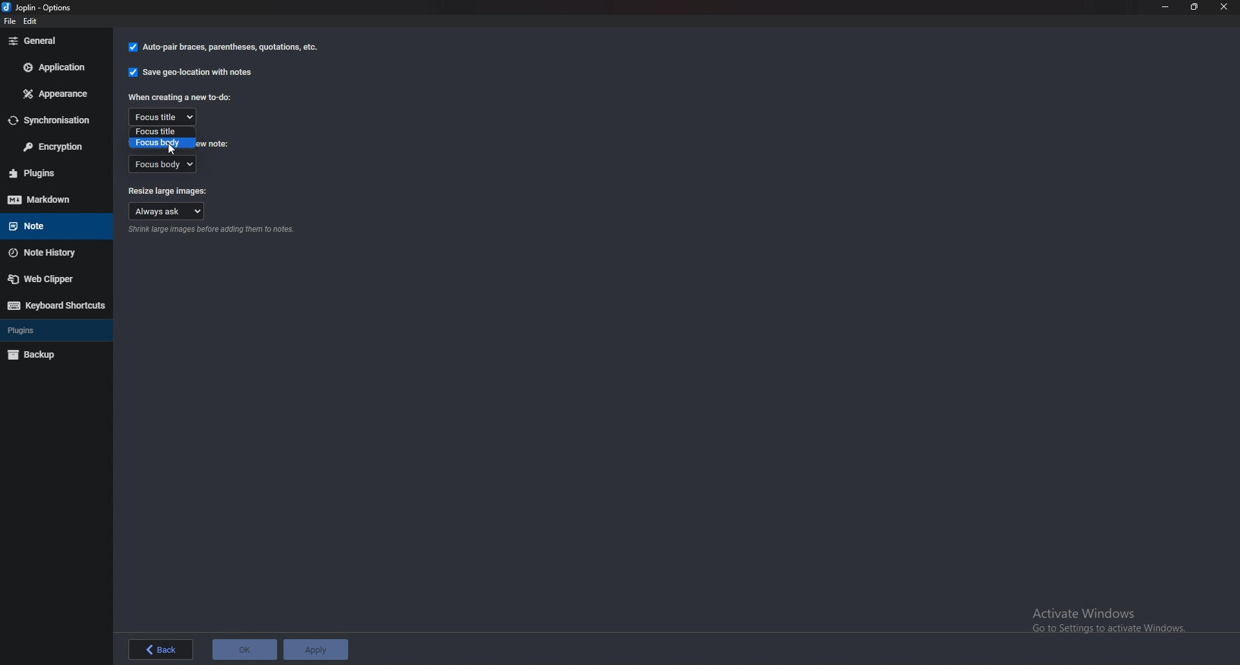 The height and width of the screenshot is (665, 1240). Describe the element at coordinates (163, 143) in the screenshot. I see `Focus body` at that location.